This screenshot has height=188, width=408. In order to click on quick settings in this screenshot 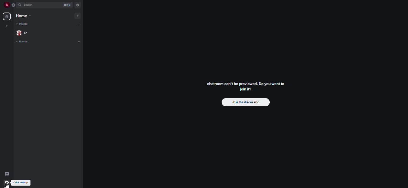, I will do `click(7, 183)`.